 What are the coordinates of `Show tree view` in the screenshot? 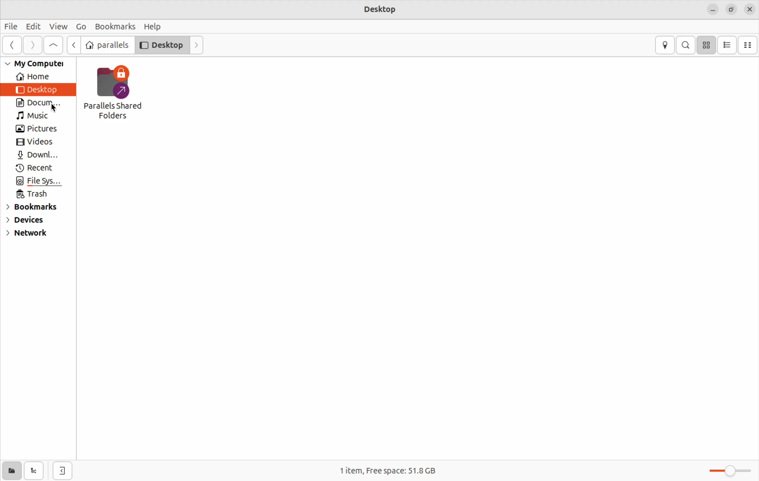 It's located at (33, 471).